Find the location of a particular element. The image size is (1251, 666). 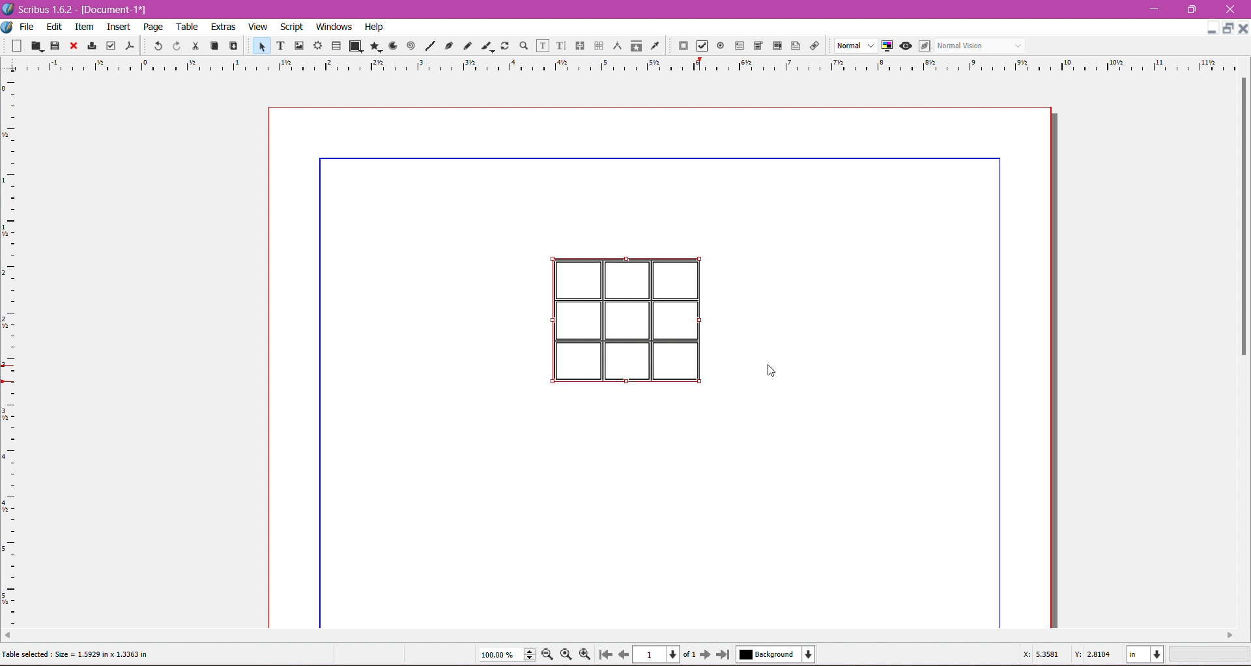

Text Frame is located at coordinates (277, 46).